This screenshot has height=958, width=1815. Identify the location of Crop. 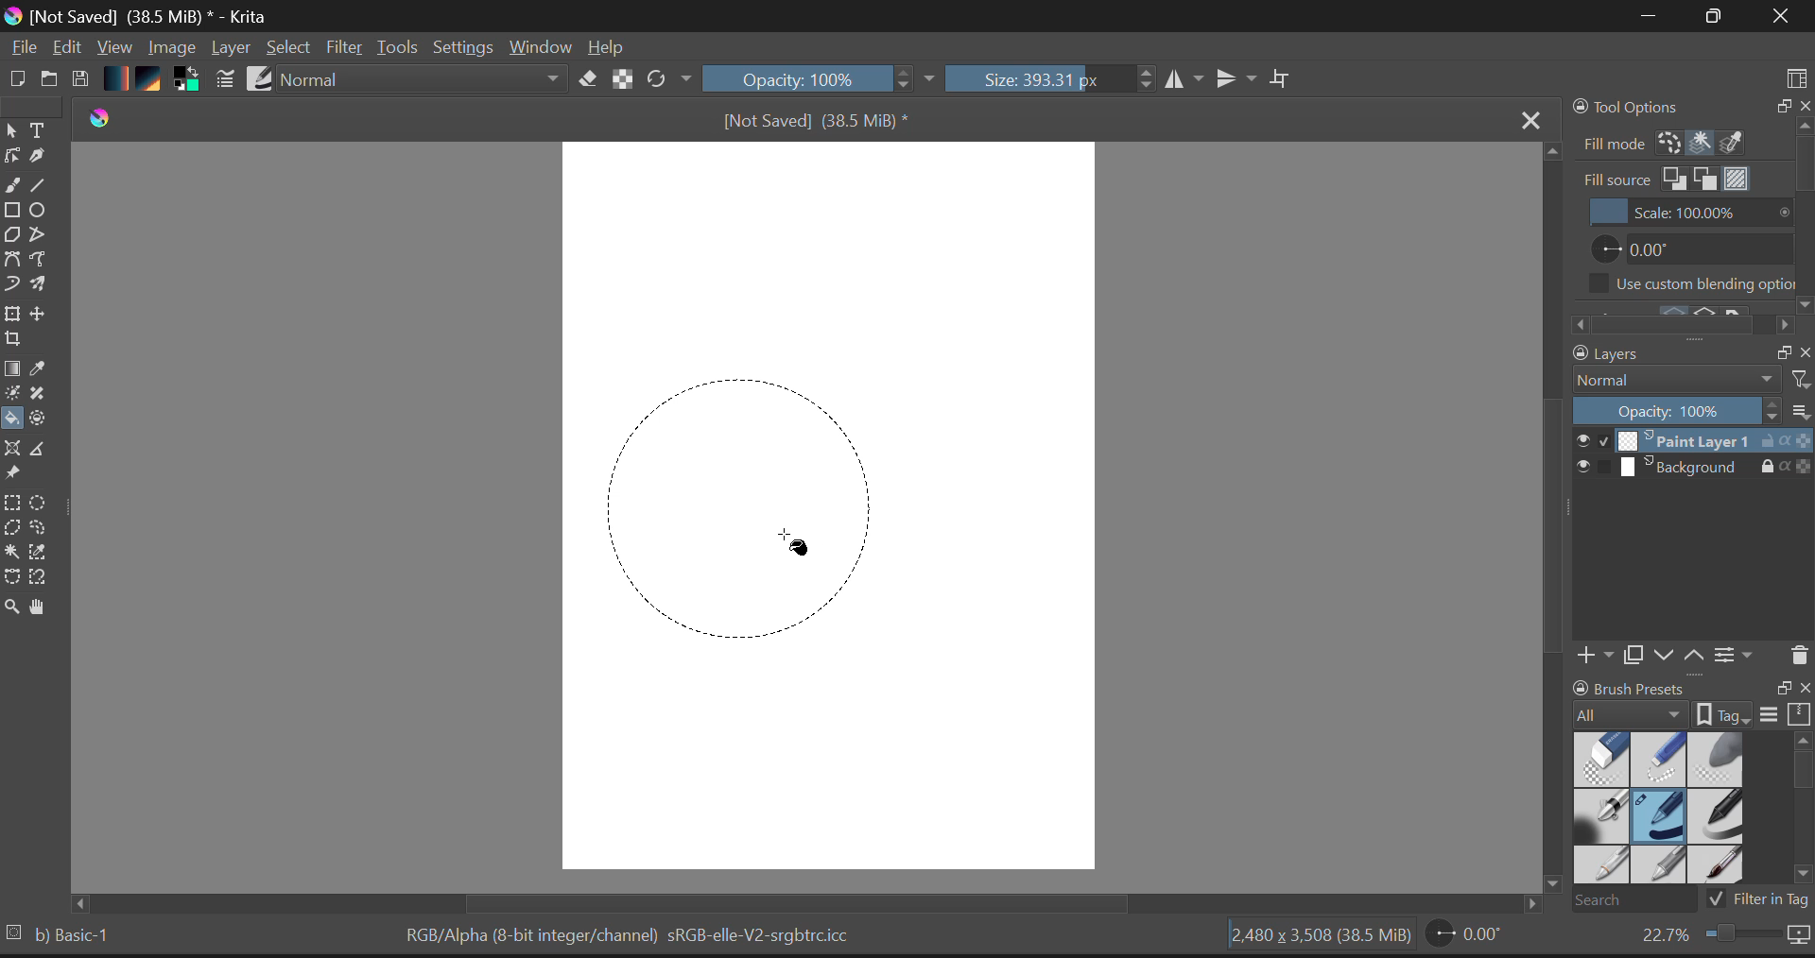
(1281, 79).